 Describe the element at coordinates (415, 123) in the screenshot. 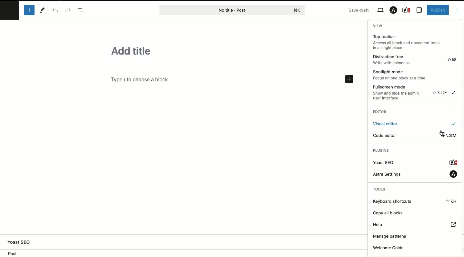

I see `Visual editor` at that location.